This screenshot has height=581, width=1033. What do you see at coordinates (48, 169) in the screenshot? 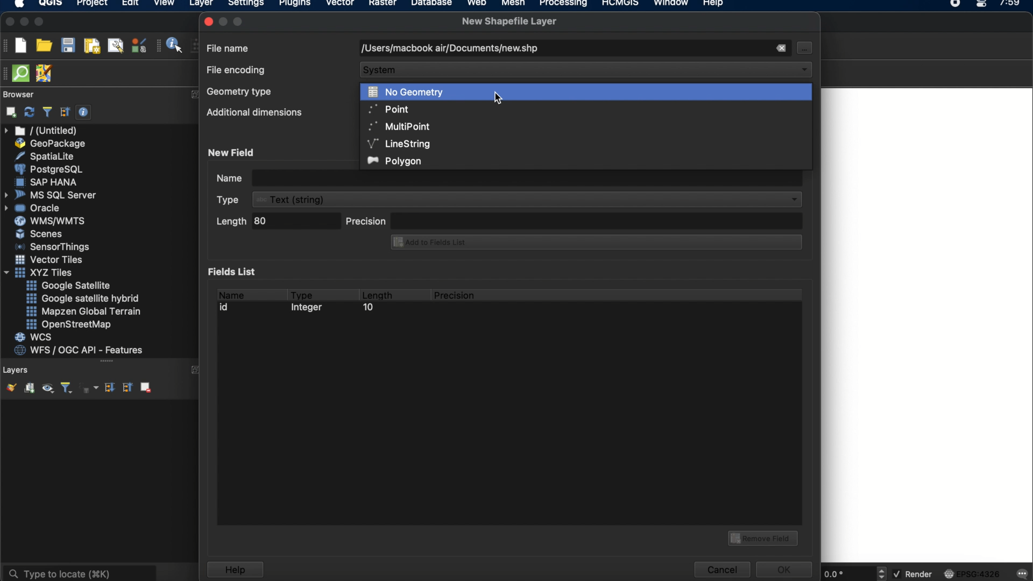
I see `postgresql` at bounding box center [48, 169].